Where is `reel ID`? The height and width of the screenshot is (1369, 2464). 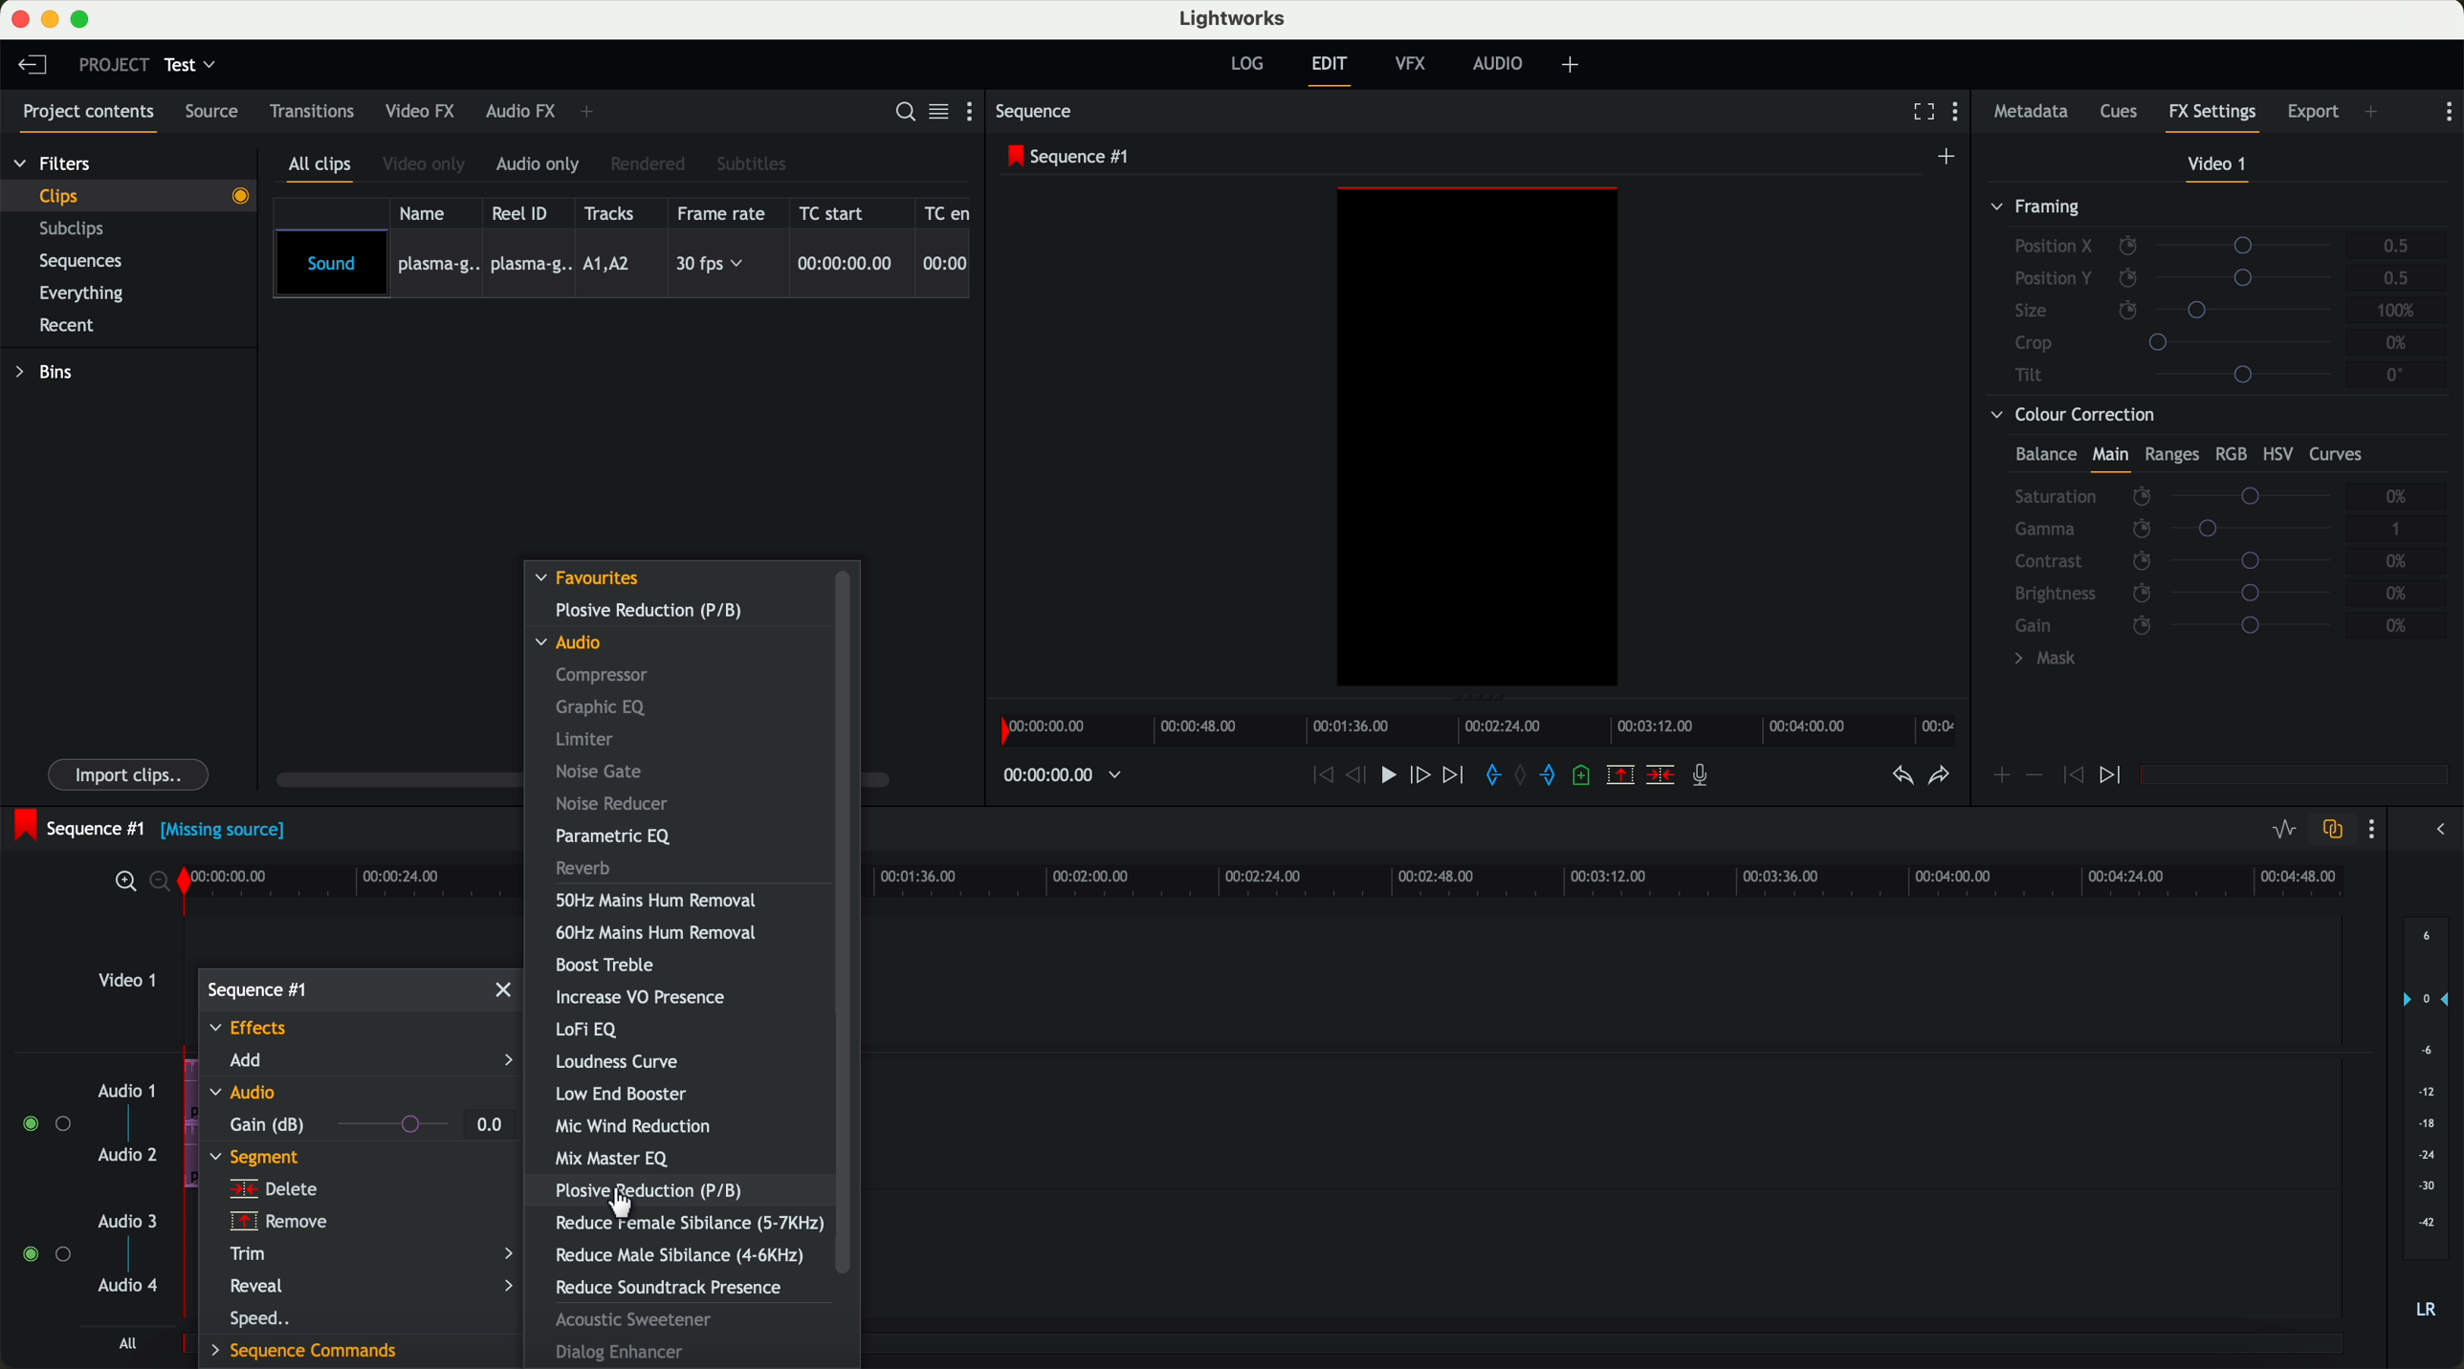 reel ID is located at coordinates (525, 213).